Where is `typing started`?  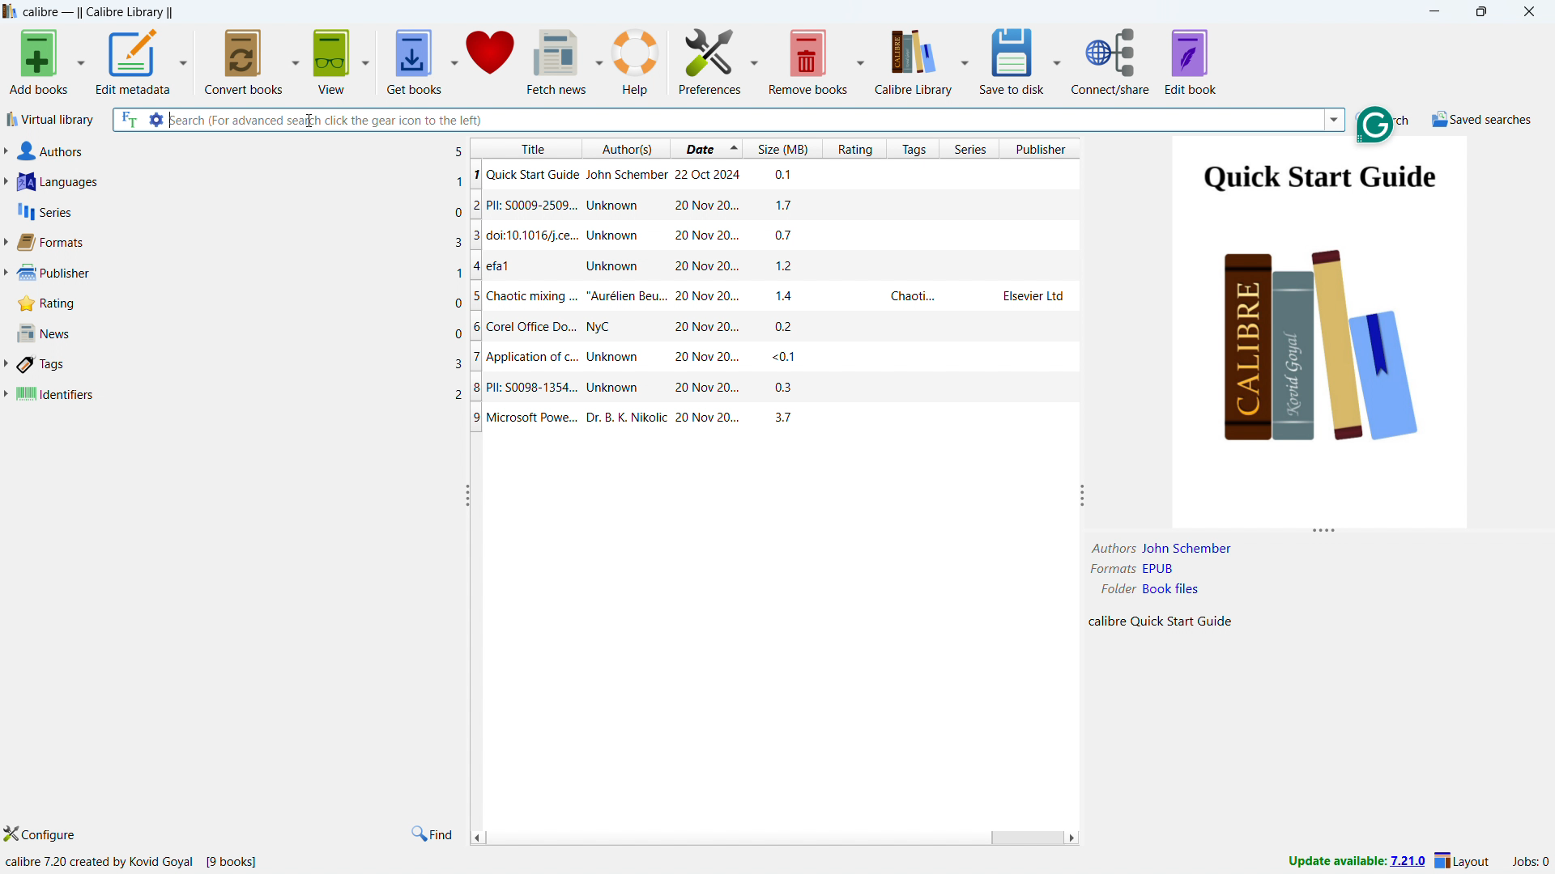 typing started is located at coordinates (170, 119).